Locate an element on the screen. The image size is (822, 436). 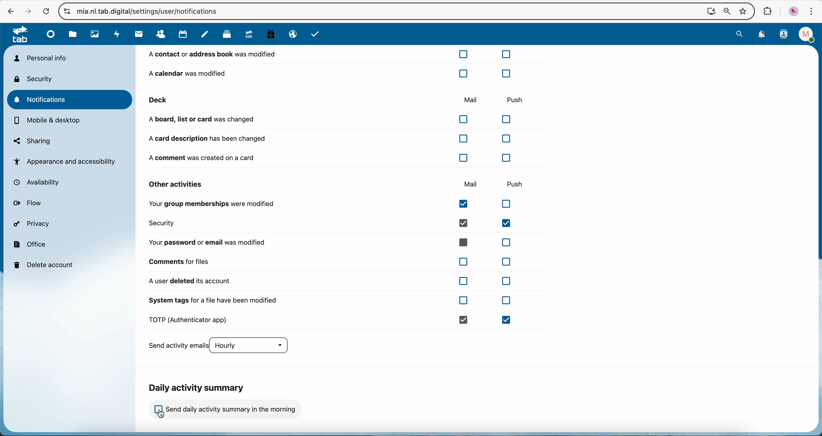
extensions is located at coordinates (767, 11).